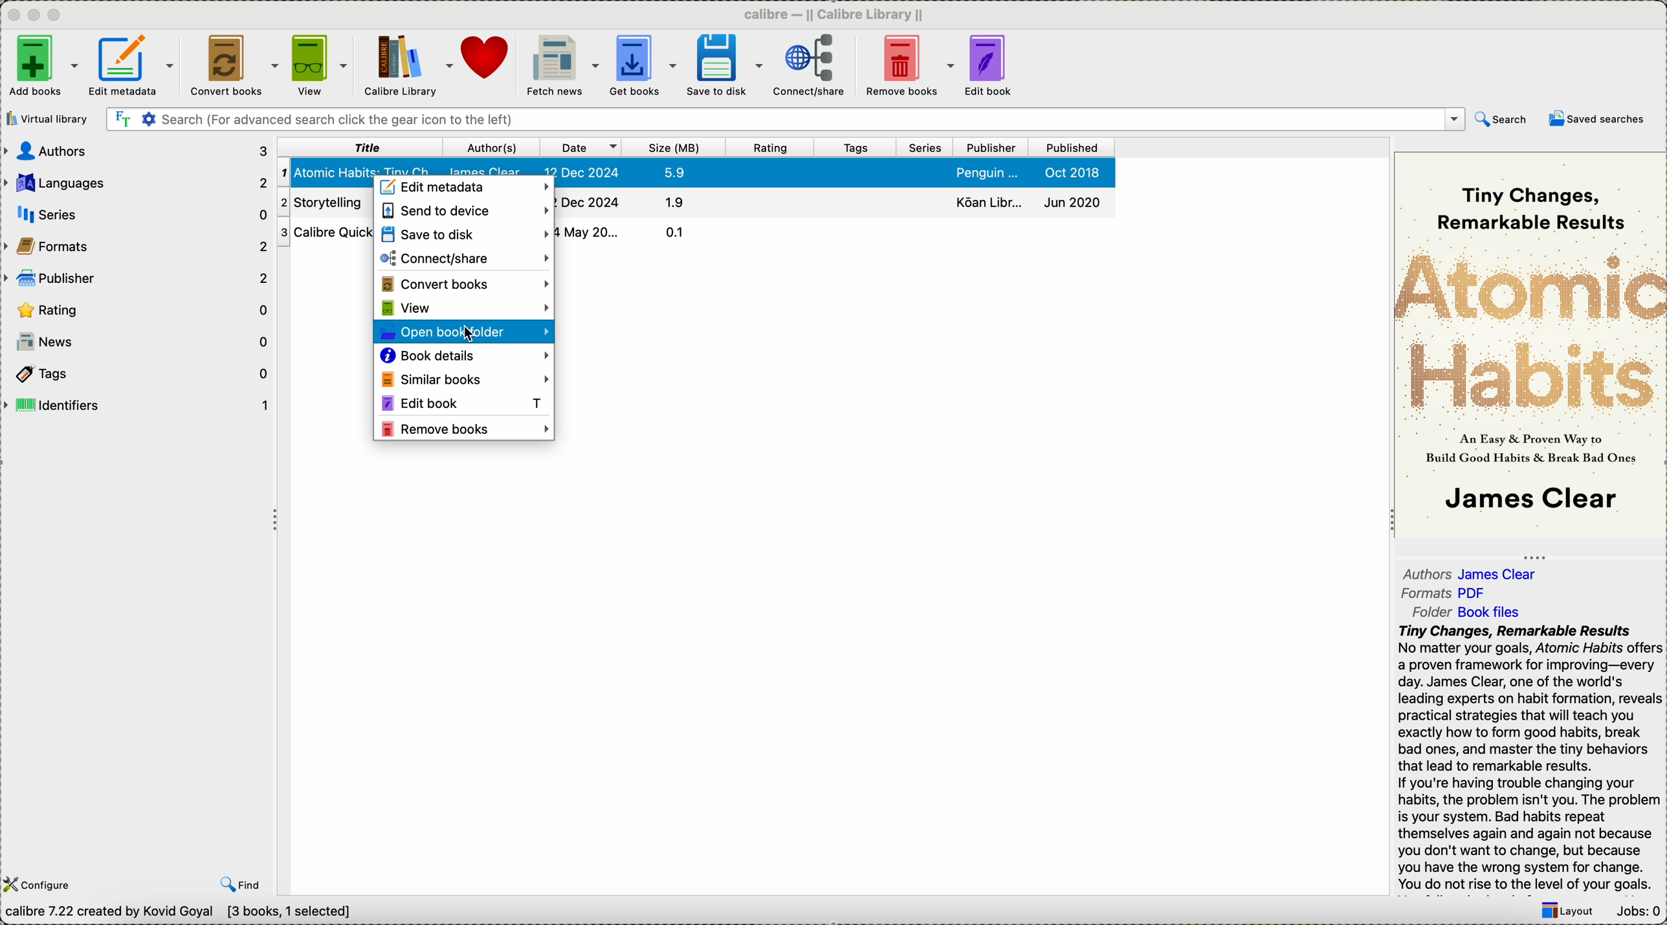 This screenshot has height=925, width=1667. I want to click on convert books, so click(231, 67).